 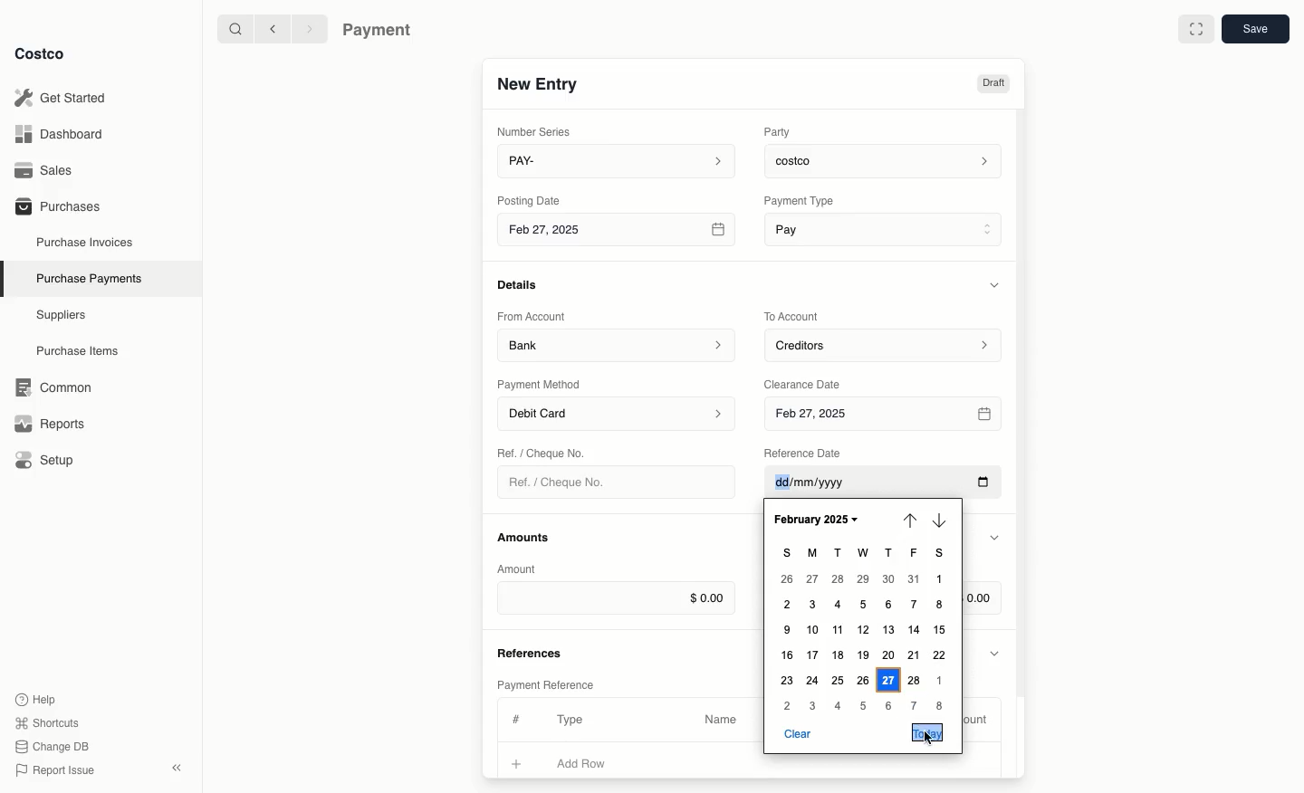 What do you see at coordinates (721, 720) in the screenshot?
I see `Name` at bounding box center [721, 720].